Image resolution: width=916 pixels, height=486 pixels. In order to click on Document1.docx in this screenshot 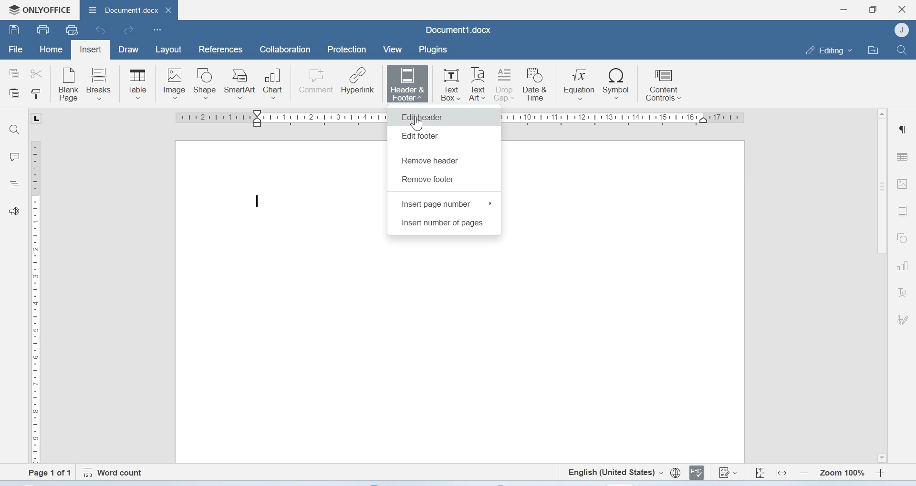, I will do `click(458, 30)`.